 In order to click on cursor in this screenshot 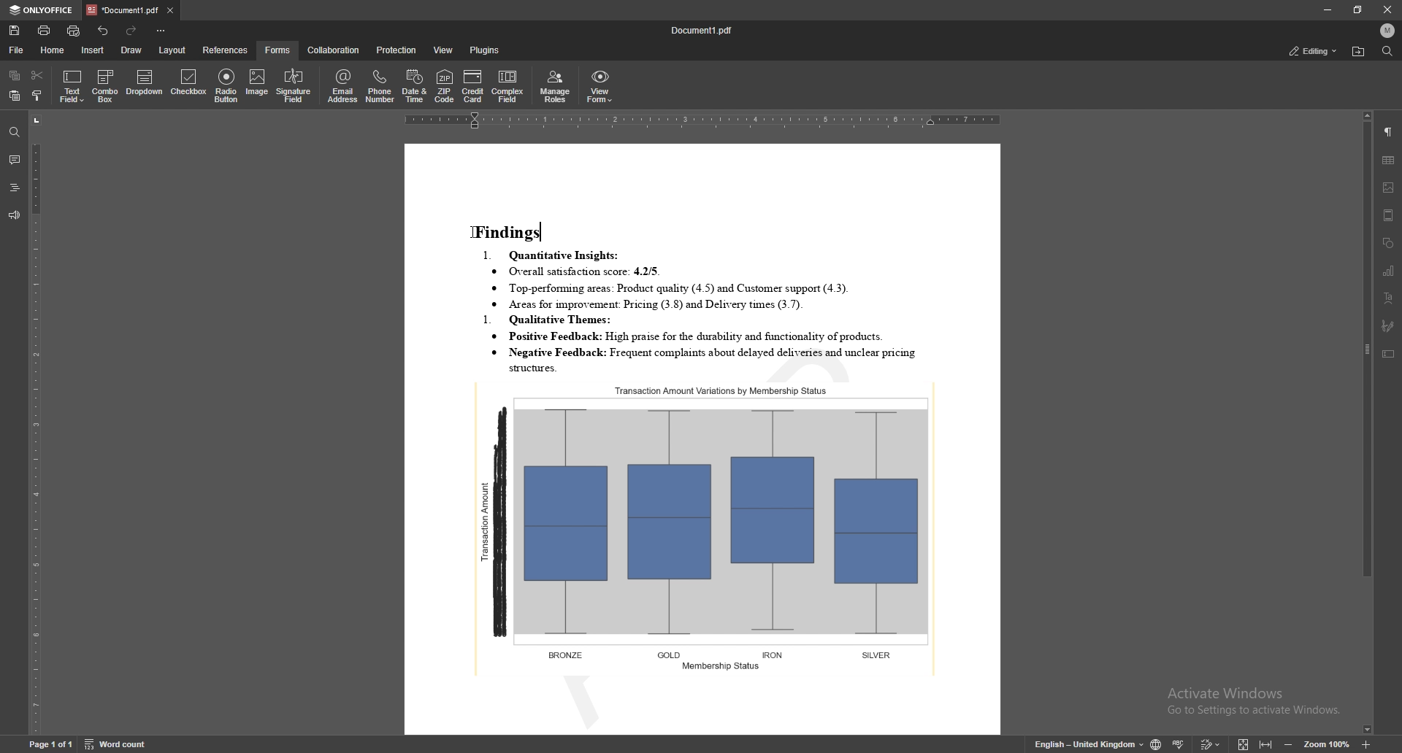, I will do `click(474, 232)`.